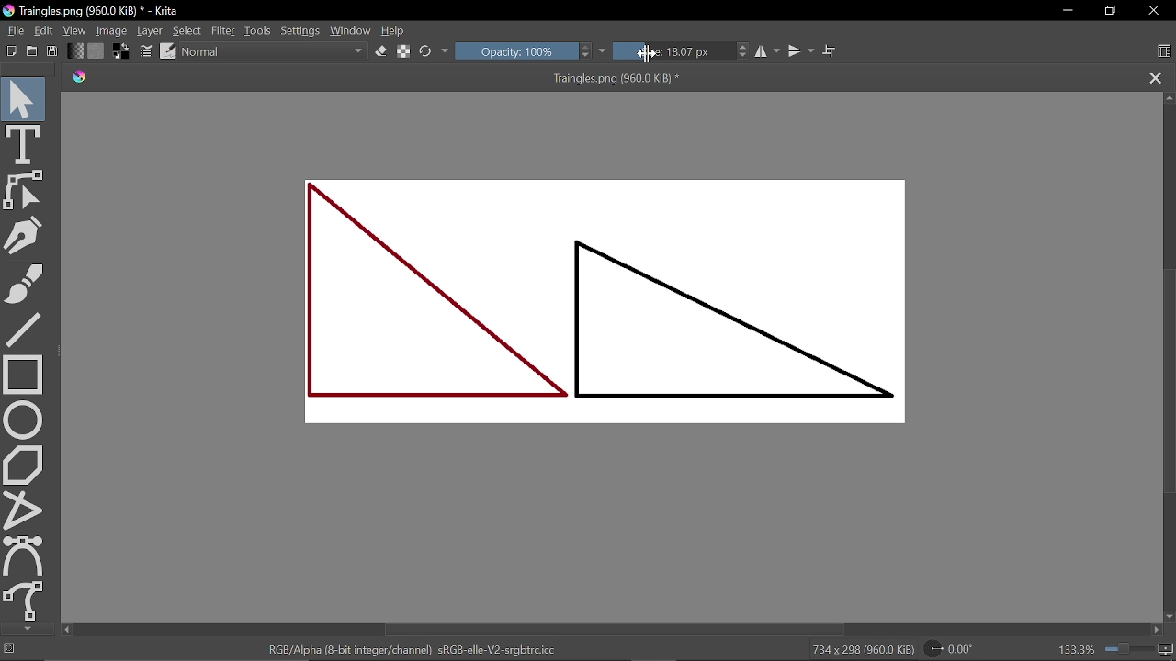 The height and width of the screenshot is (661, 1176). What do you see at coordinates (149, 30) in the screenshot?
I see `Layer` at bounding box center [149, 30].